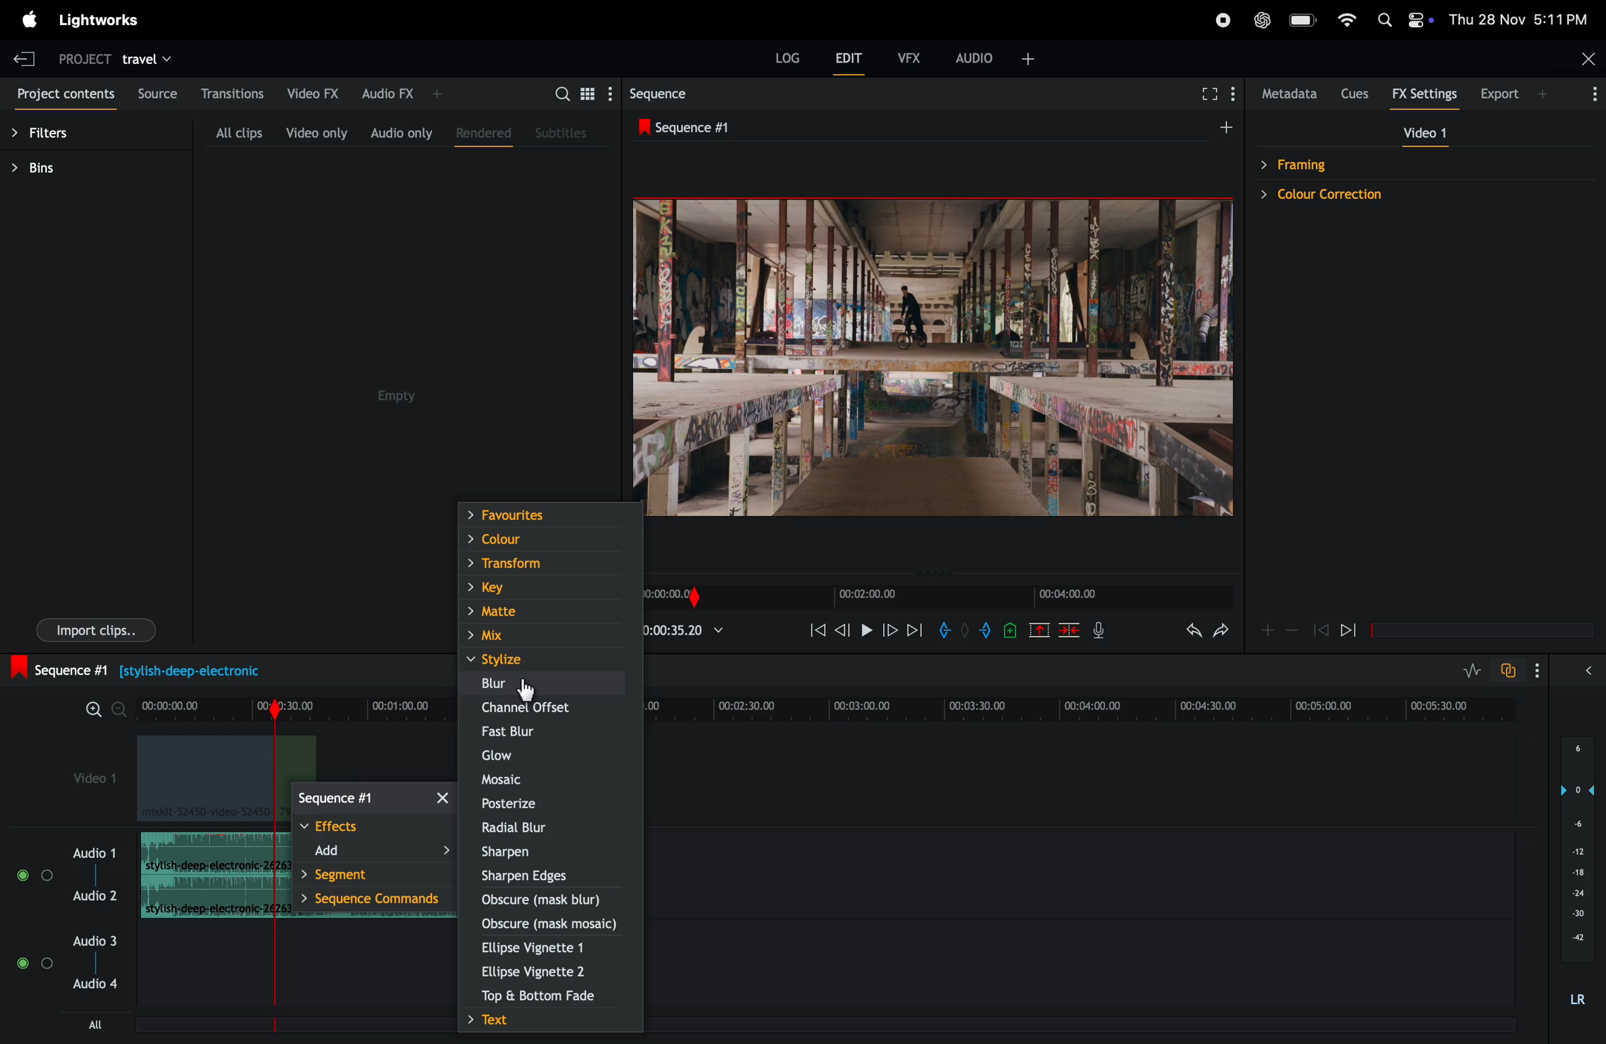 The image size is (1606, 1044). What do you see at coordinates (1586, 57) in the screenshot?
I see `Close` at bounding box center [1586, 57].